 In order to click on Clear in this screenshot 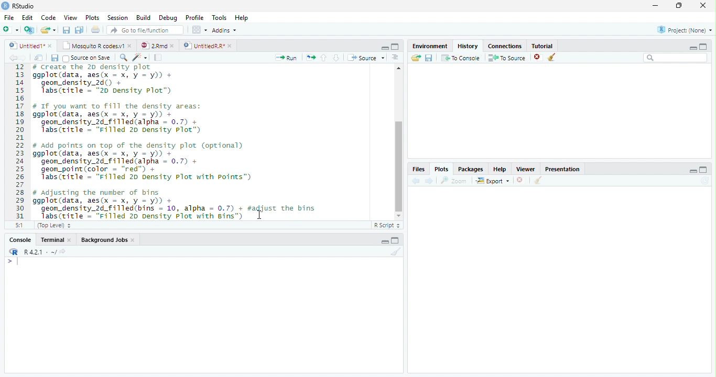, I will do `click(396, 251)`.